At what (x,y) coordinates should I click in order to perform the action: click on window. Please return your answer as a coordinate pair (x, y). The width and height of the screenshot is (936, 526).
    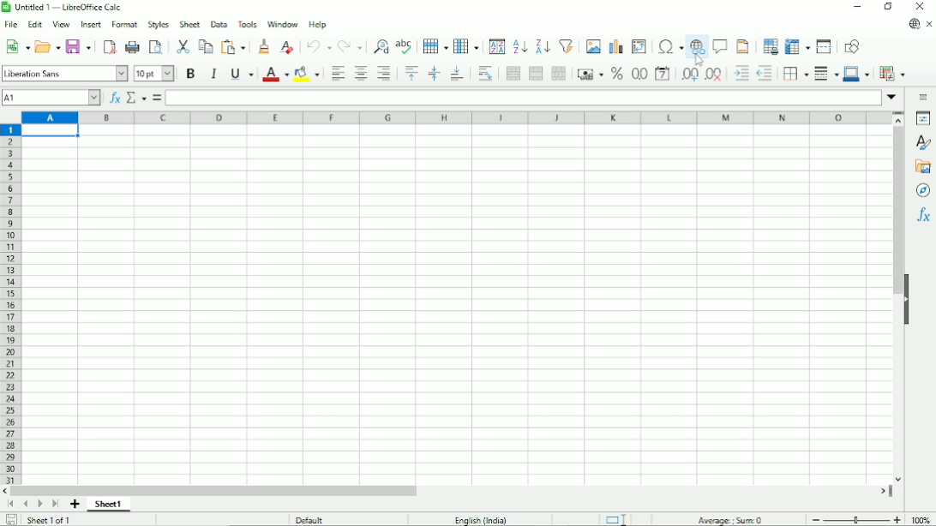
    Looking at the image, I should click on (283, 25).